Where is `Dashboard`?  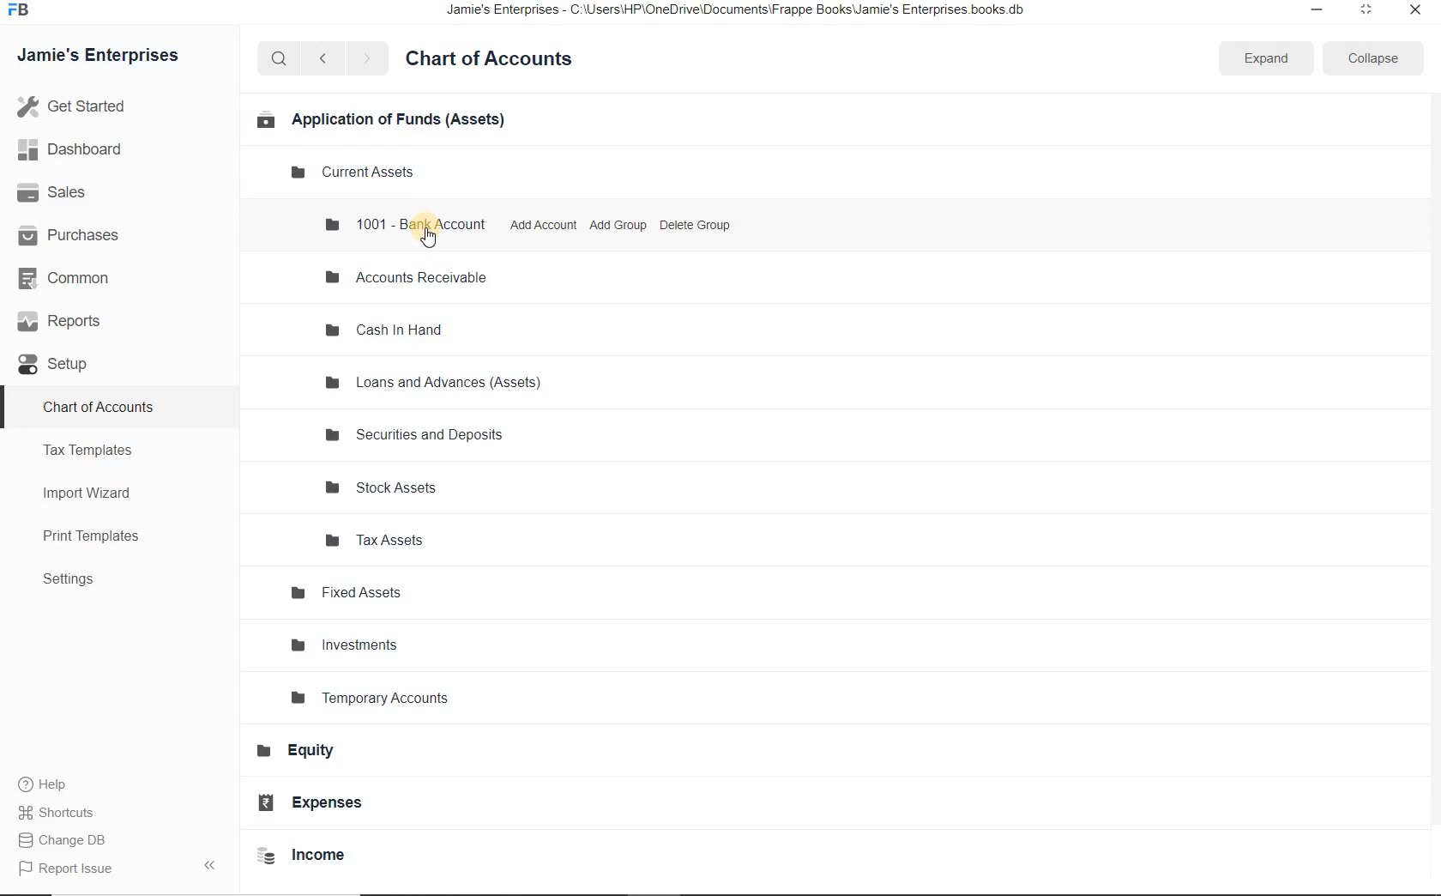
Dashboard is located at coordinates (88, 151).